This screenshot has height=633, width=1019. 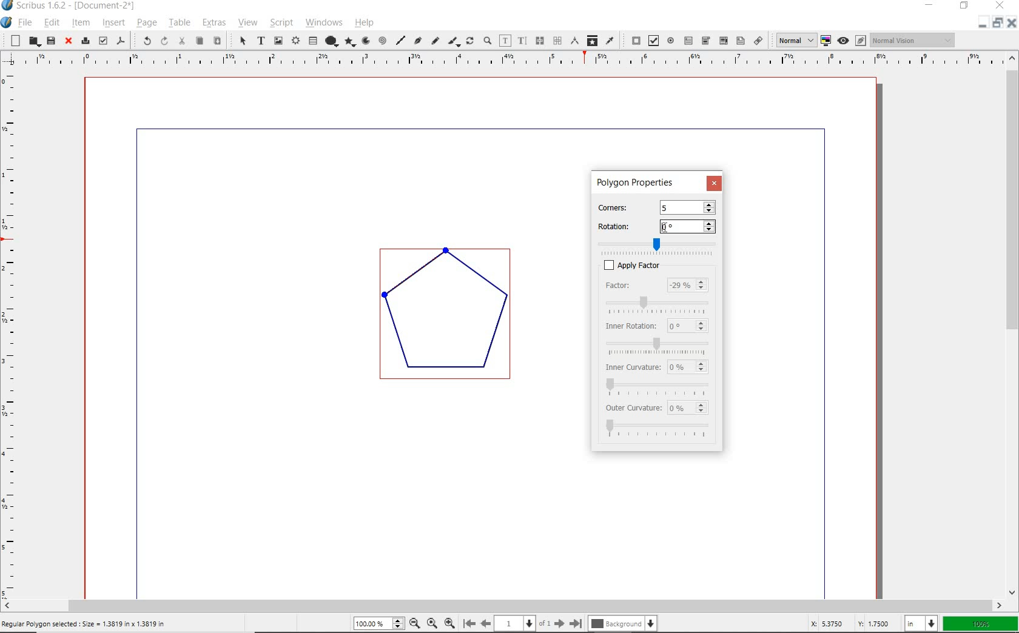 I want to click on Input corners, so click(x=687, y=207).